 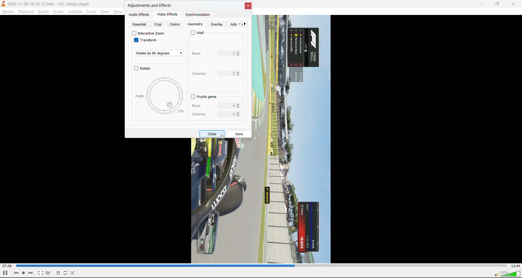 I want to click on current track time, so click(x=8, y=266).